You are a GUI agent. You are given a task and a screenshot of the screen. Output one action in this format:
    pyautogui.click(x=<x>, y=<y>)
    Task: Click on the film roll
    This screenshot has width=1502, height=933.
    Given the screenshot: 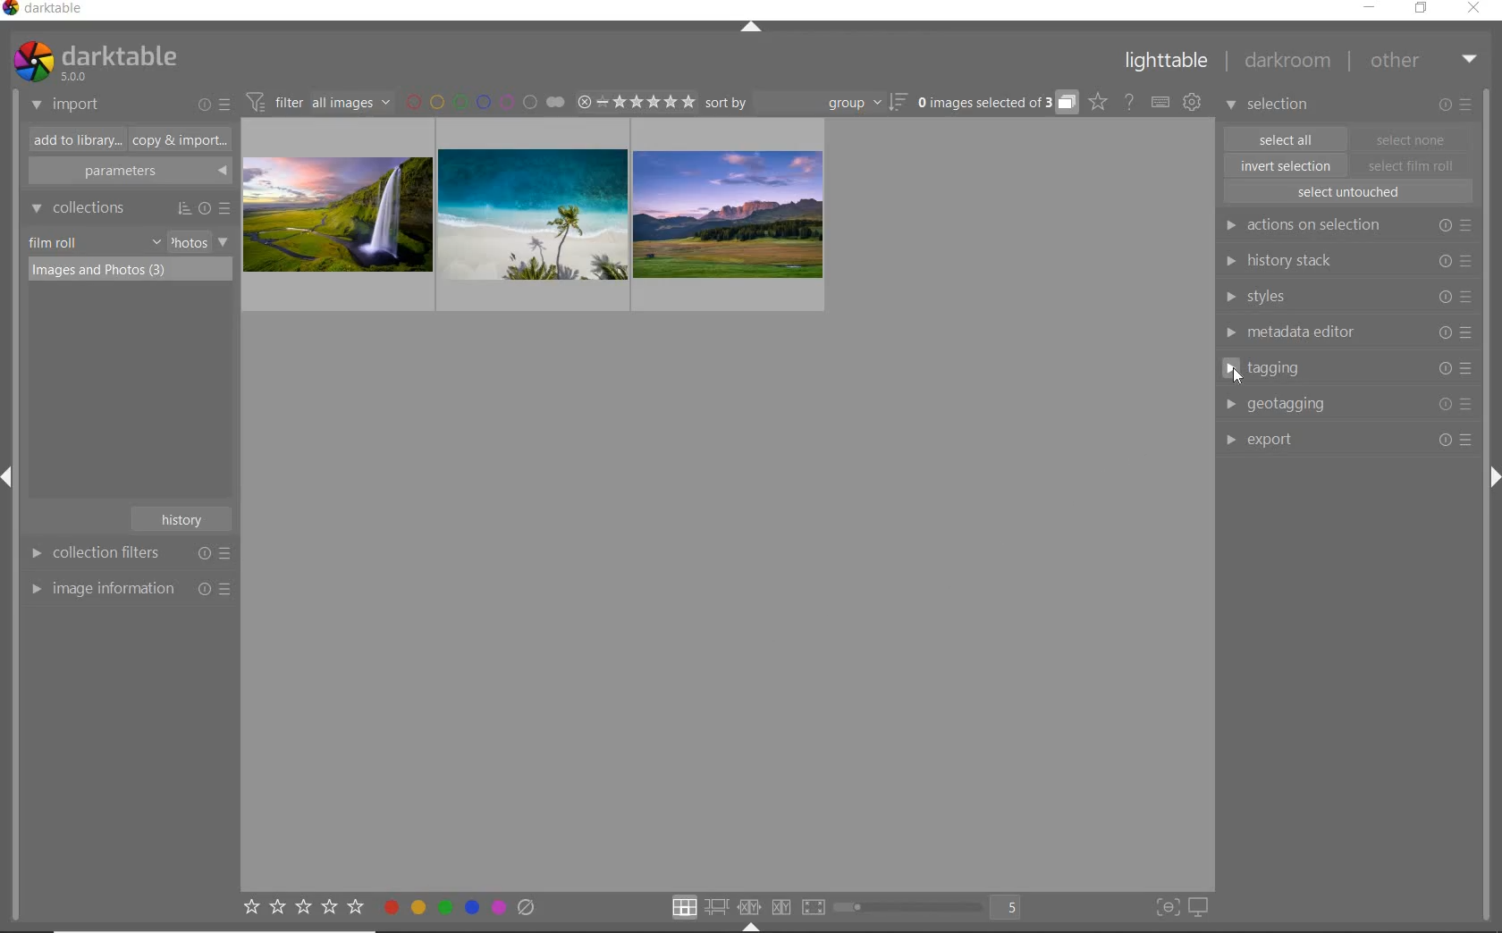 What is the action you would take?
    pyautogui.click(x=55, y=242)
    